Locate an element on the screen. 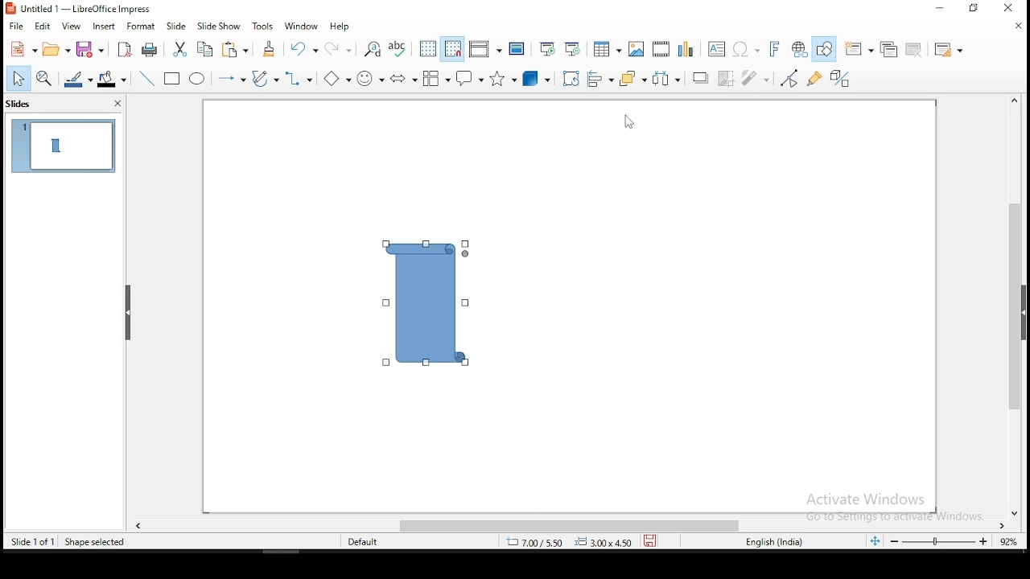 Image resolution: width=1030 pixels, height=579 pixels. find and replace is located at coordinates (373, 49).